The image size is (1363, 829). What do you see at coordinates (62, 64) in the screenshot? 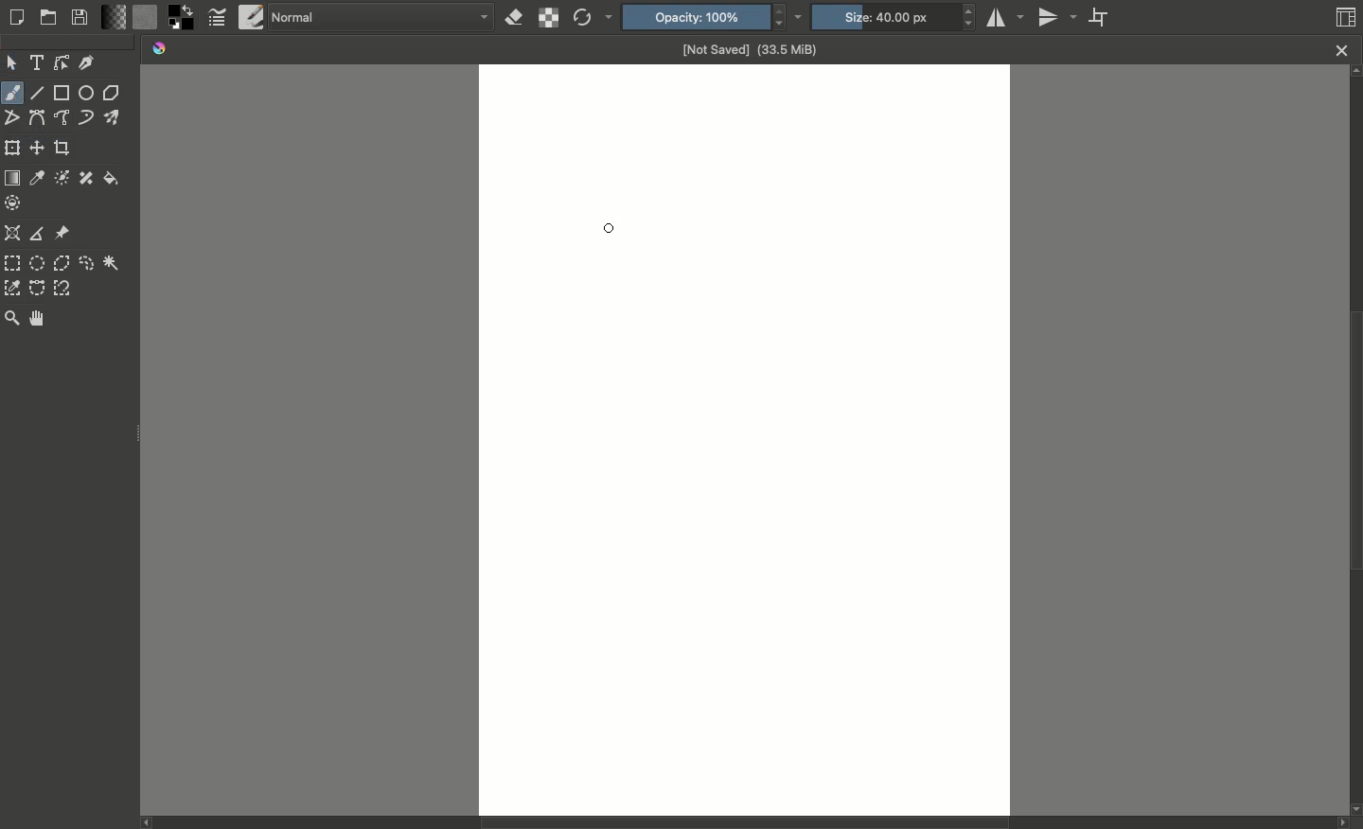
I see `Edit shapes tool` at bounding box center [62, 64].